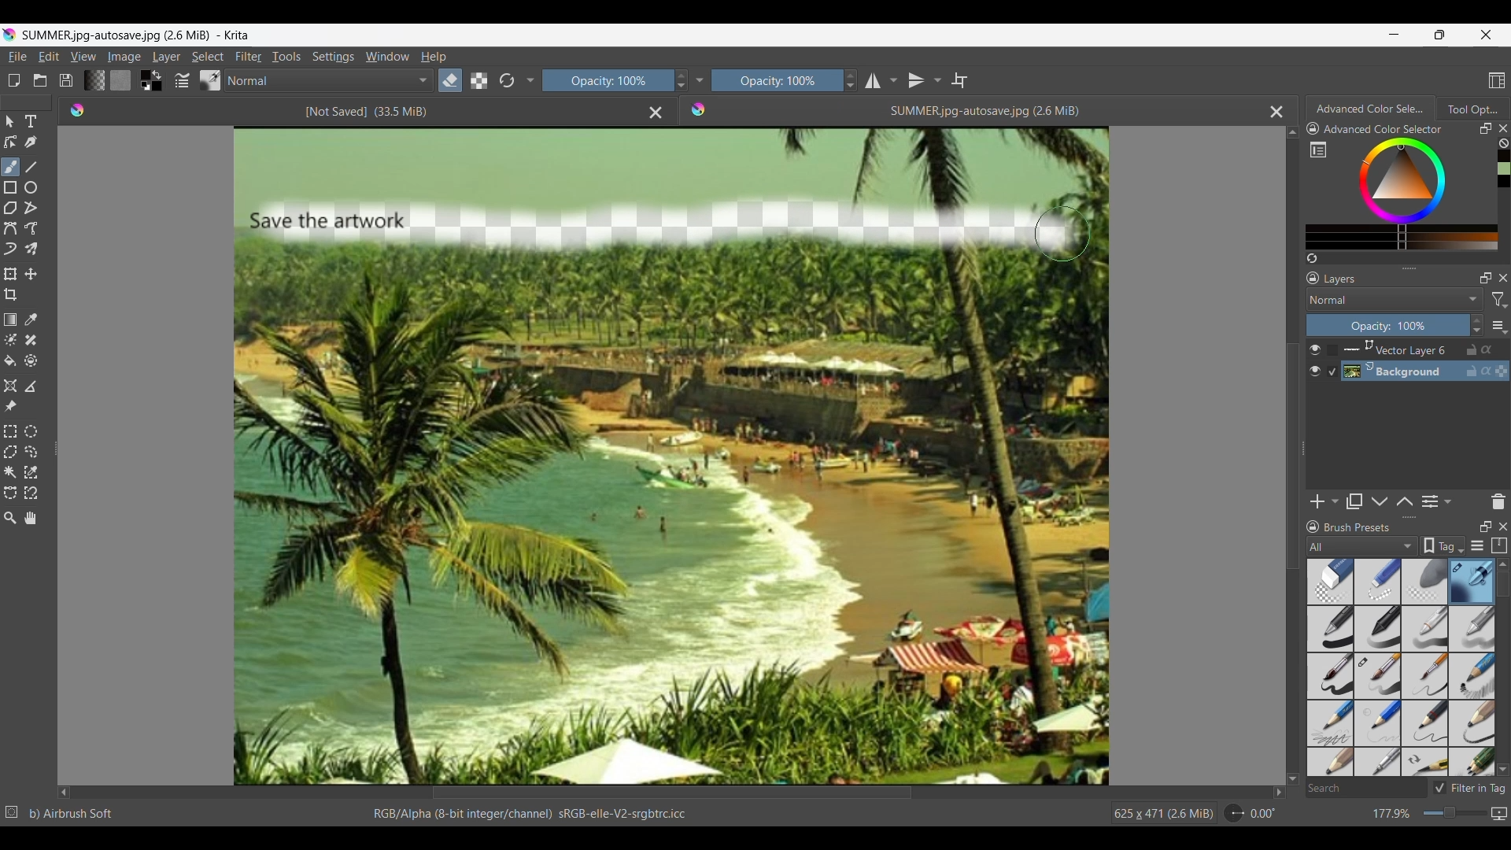 Image resolution: width=1511 pixels, height=850 pixels. What do you see at coordinates (1502, 668) in the screenshot?
I see `Vertical slide bar for Brush presets panel` at bounding box center [1502, 668].